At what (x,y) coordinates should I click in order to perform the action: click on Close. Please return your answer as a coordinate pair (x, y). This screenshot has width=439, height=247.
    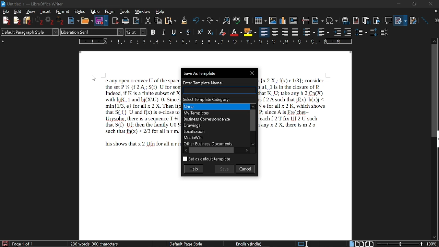
    Looking at the image, I should click on (253, 73).